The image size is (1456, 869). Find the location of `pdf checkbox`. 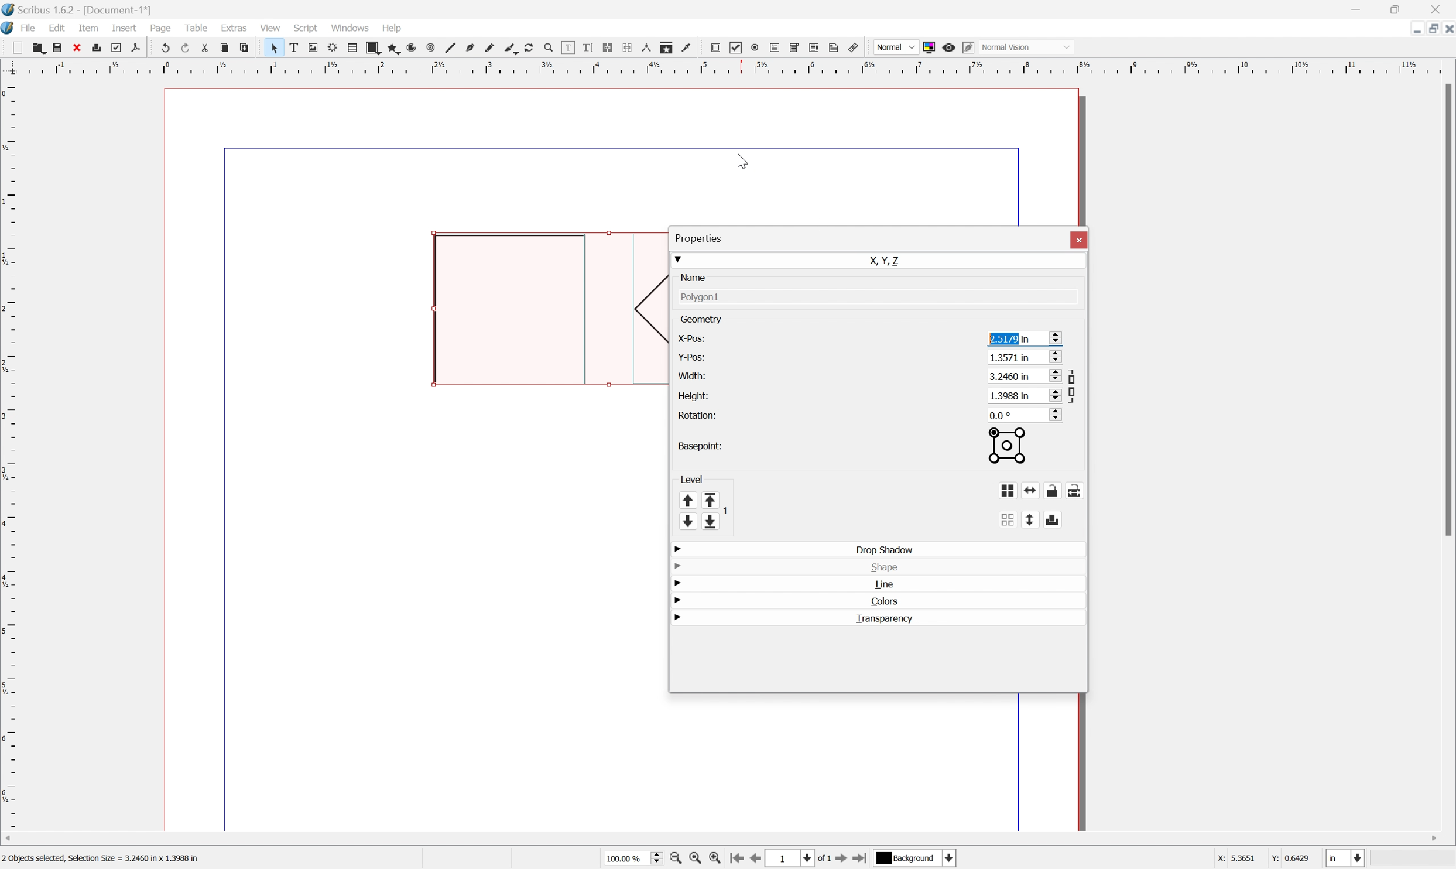

pdf checkbox is located at coordinates (735, 47).